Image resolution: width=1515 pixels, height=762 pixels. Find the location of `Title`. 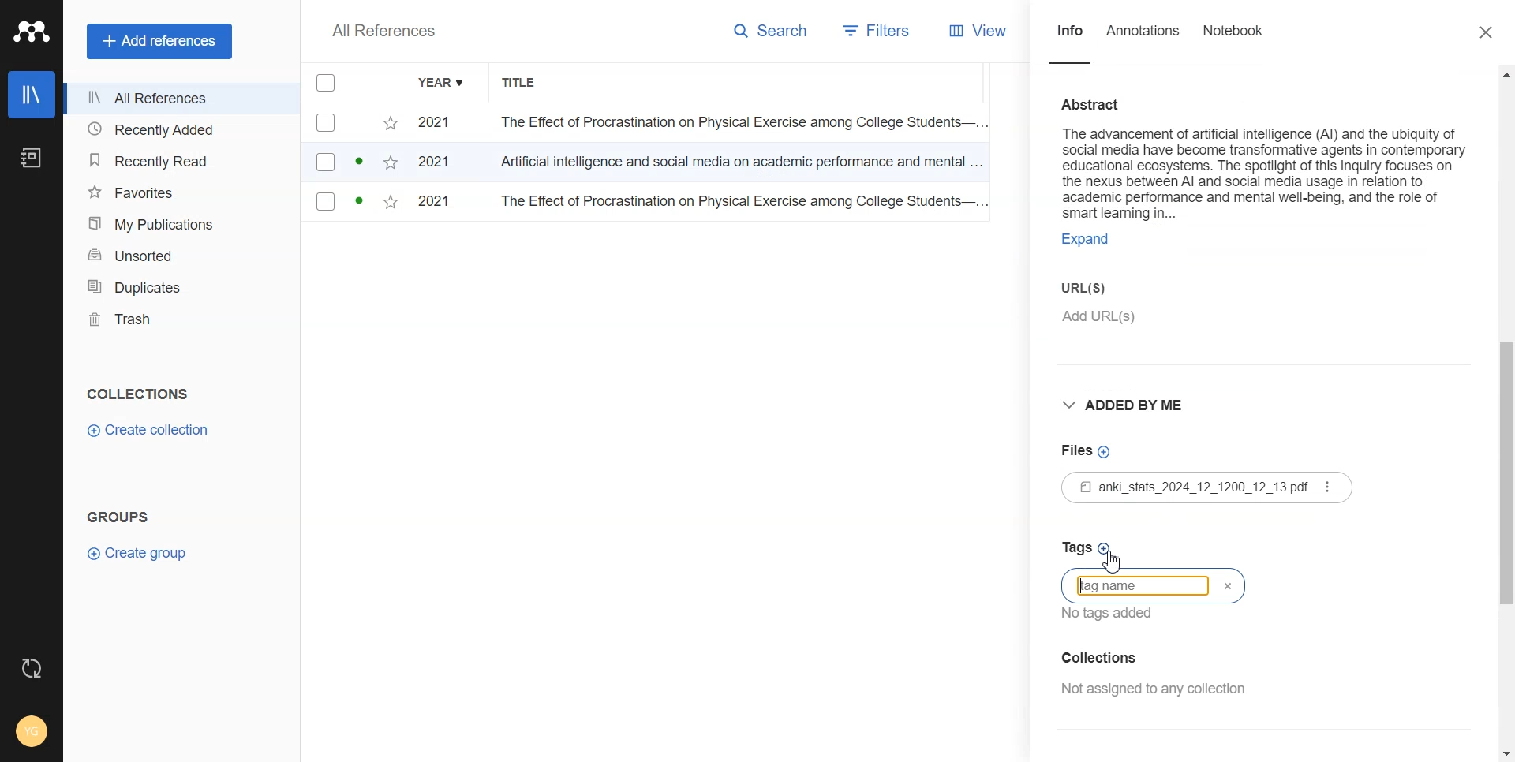

Title is located at coordinates (528, 84).